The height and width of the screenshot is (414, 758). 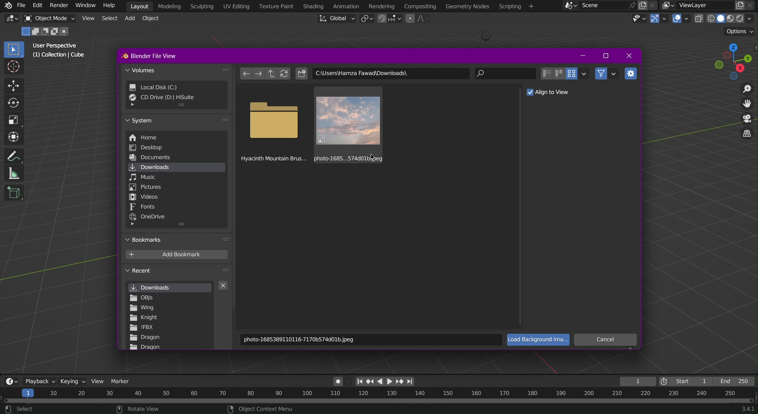 I want to click on Videos, so click(x=146, y=197).